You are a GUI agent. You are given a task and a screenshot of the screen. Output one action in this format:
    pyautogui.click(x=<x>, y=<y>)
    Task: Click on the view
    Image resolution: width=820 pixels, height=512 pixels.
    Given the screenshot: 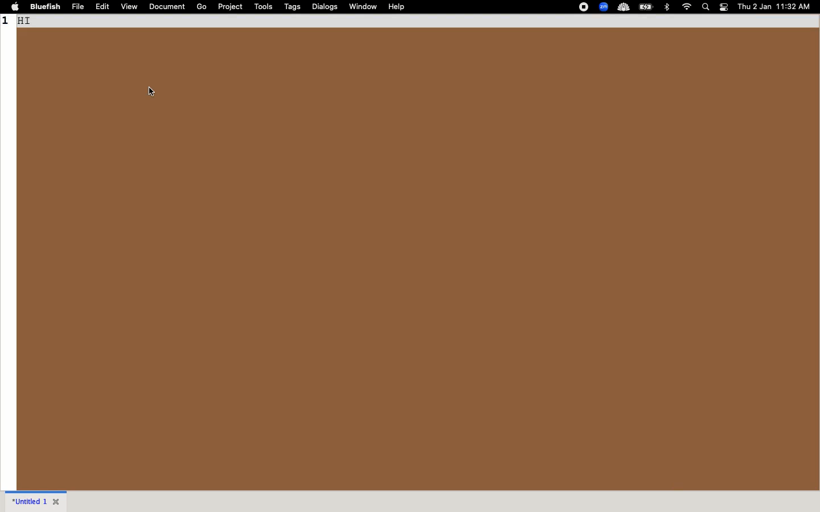 What is the action you would take?
    pyautogui.click(x=130, y=6)
    